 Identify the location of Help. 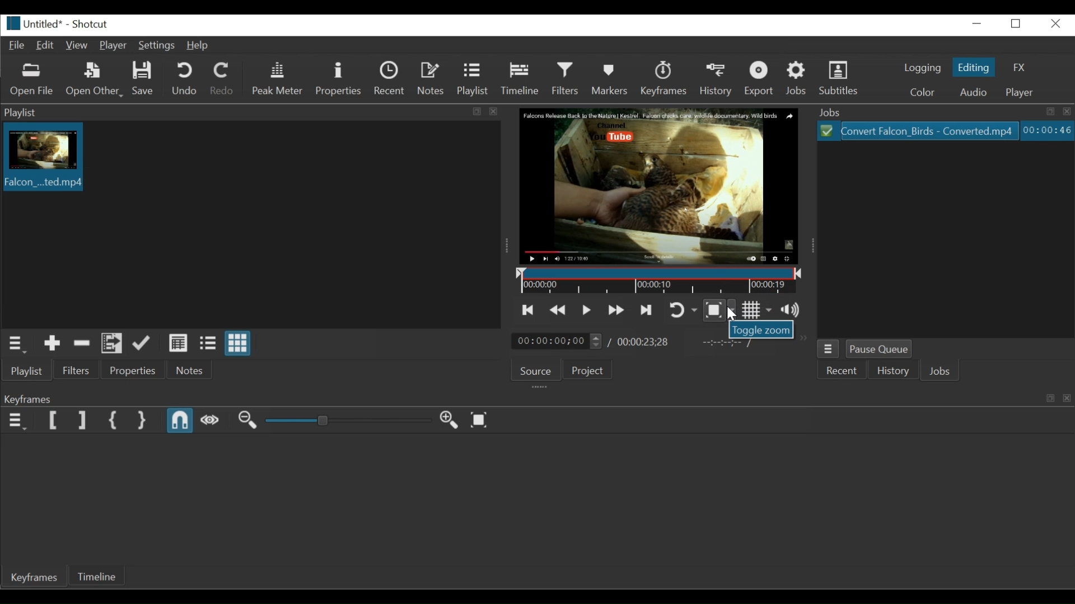
(199, 46).